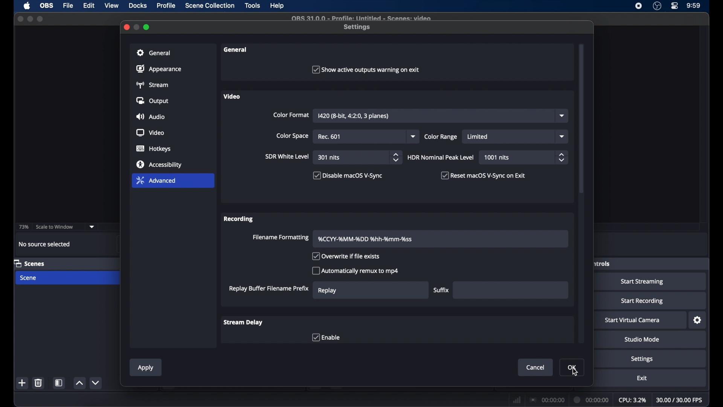 Image resolution: width=723 pixels, height=407 pixels. I want to click on dropdown, so click(563, 116).